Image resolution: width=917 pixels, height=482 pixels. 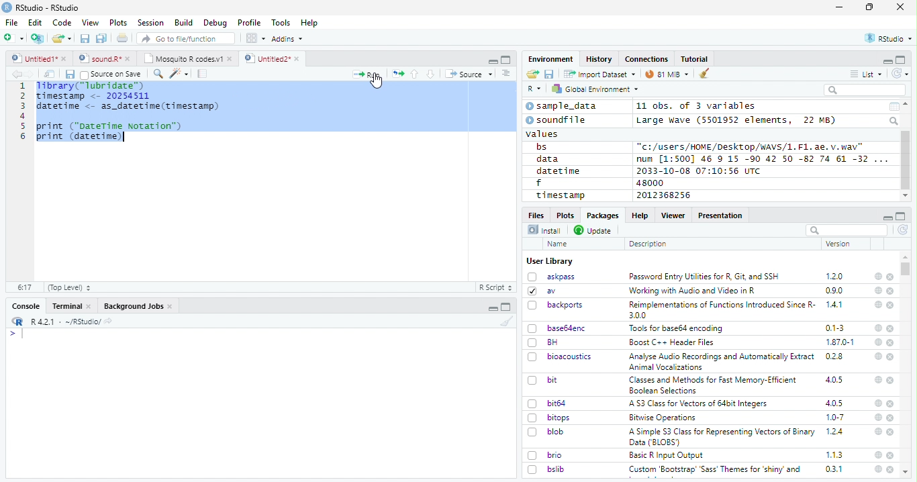 What do you see at coordinates (837, 328) in the screenshot?
I see `0.1-3` at bounding box center [837, 328].